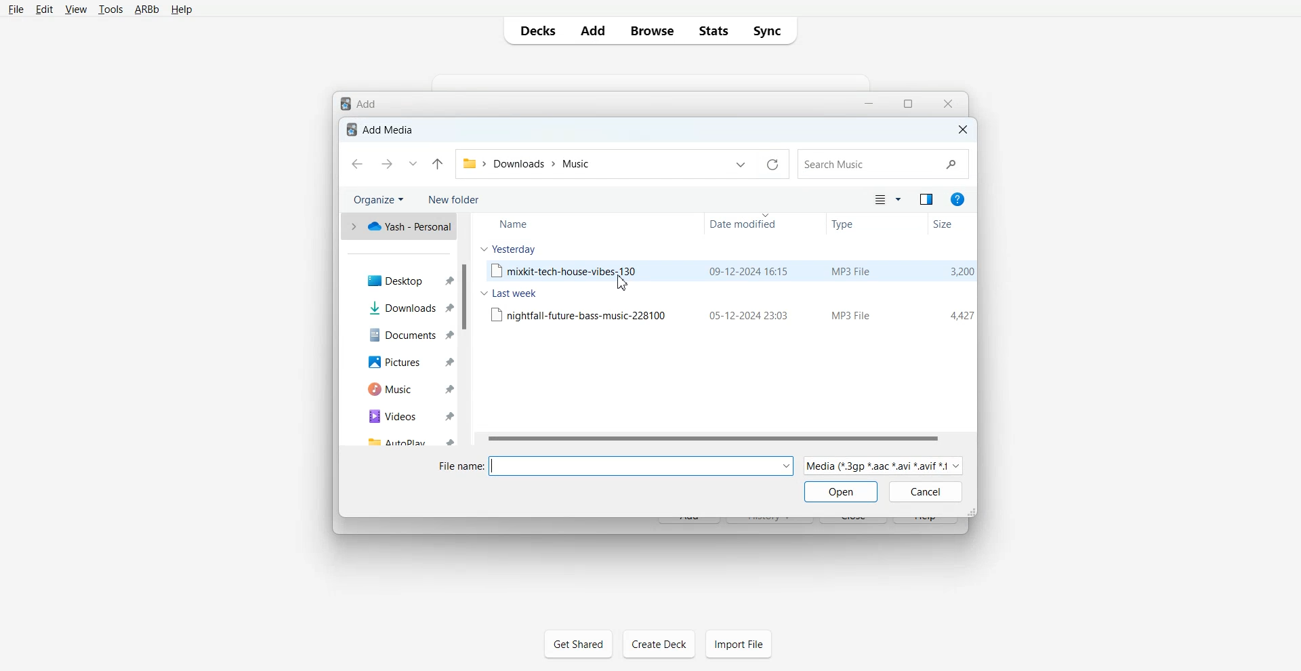 The image size is (1301, 671). What do you see at coordinates (947, 104) in the screenshot?
I see `Close` at bounding box center [947, 104].